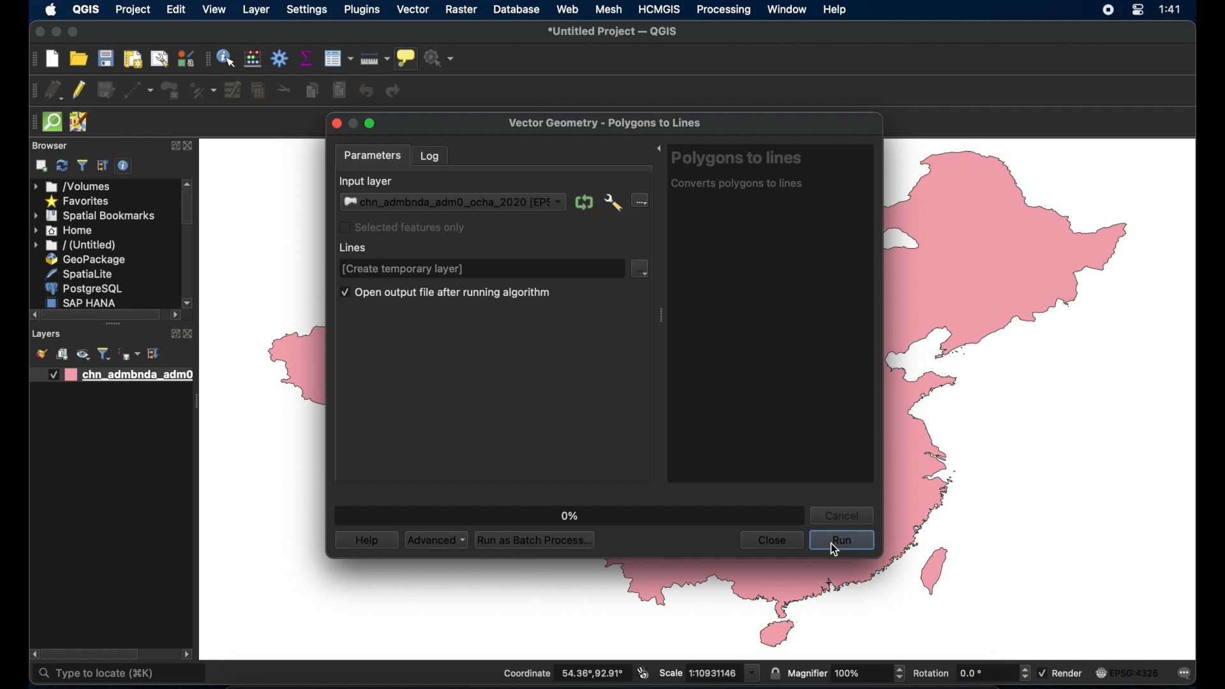  What do you see at coordinates (366, 91) in the screenshot?
I see `undo` at bounding box center [366, 91].